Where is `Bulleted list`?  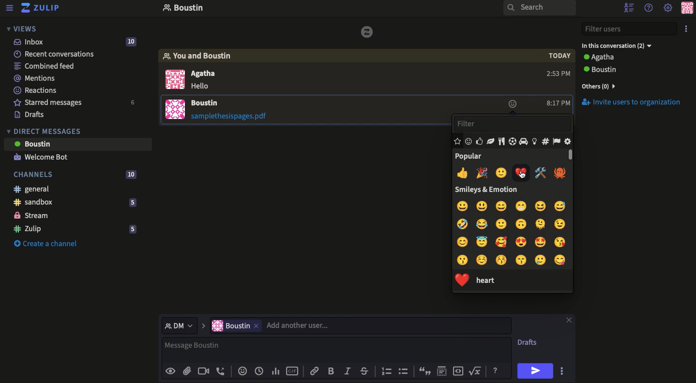
Bulleted list is located at coordinates (404, 371).